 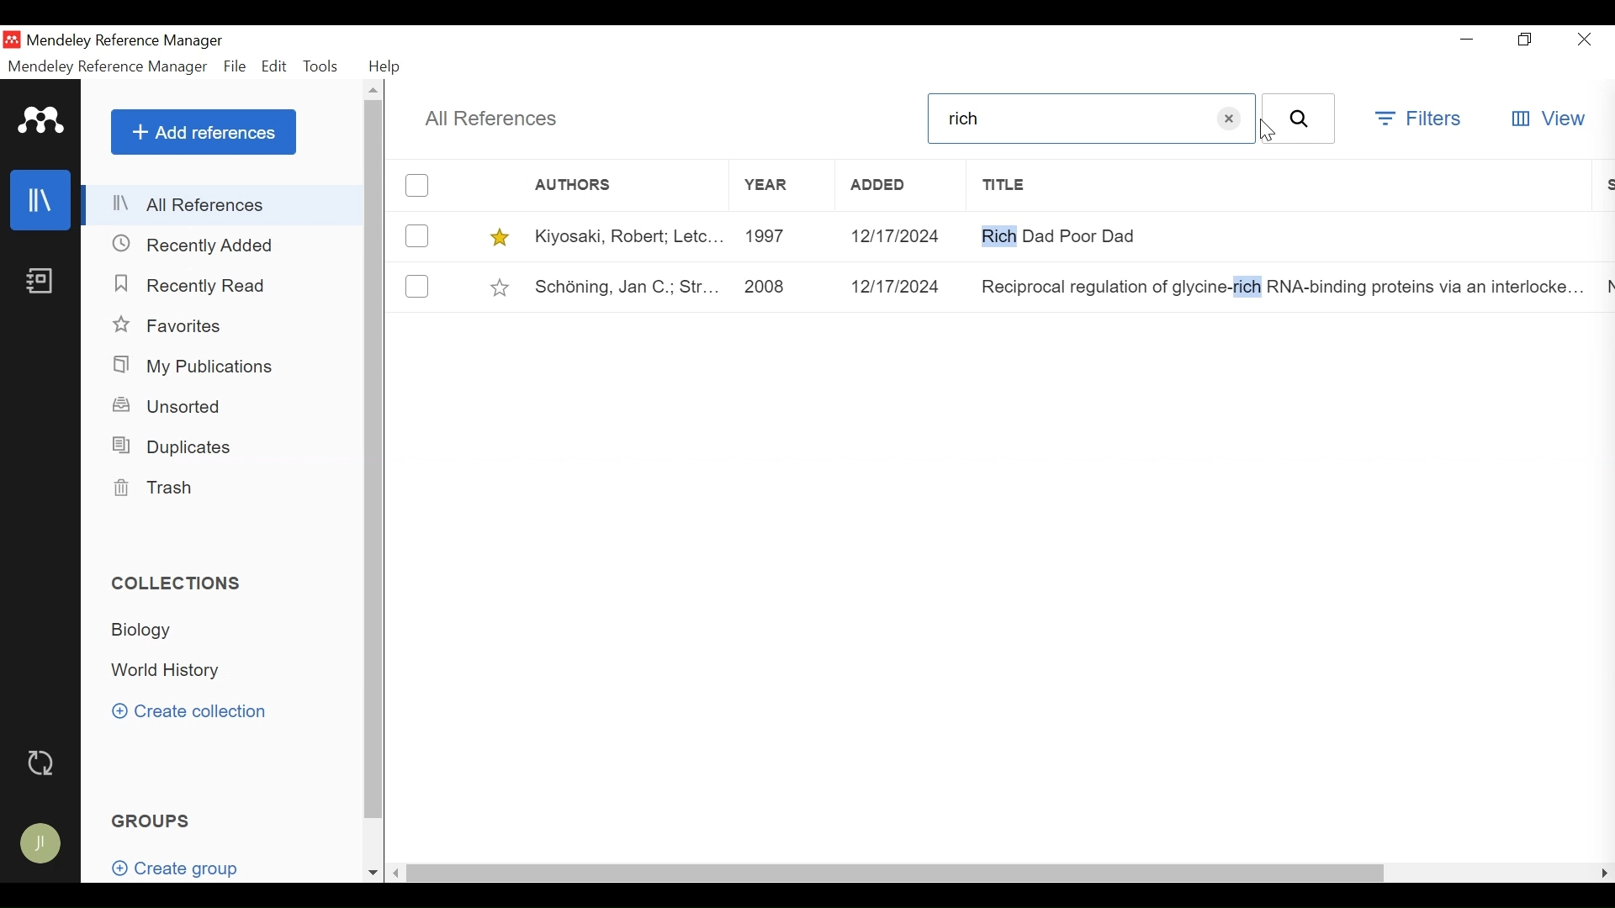 What do you see at coordinates (13, 40) in the screenshot?
I see `Mendeley Desktop Icon` at bounding box center [13, 40].